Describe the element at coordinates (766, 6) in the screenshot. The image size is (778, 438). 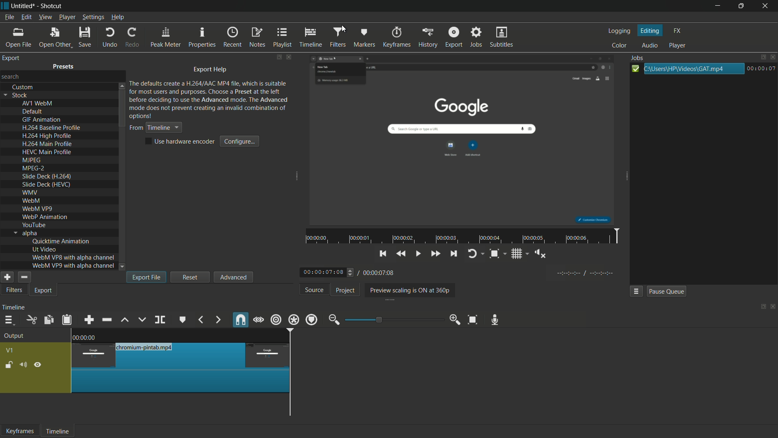
I see `close app` at that location.